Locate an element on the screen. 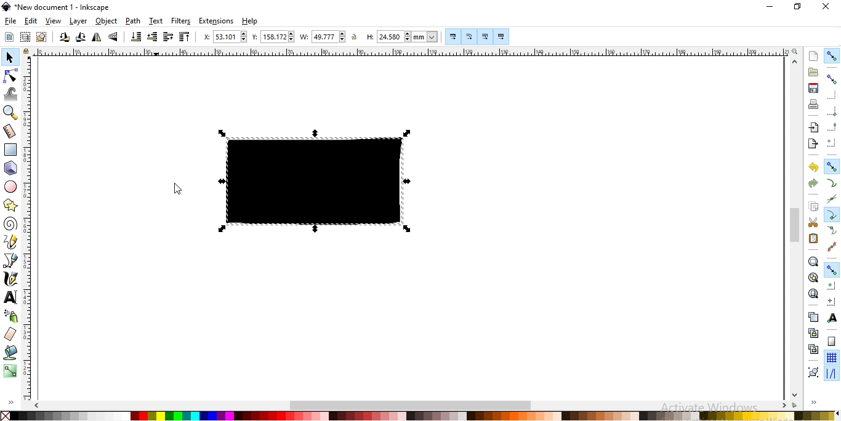  measurement tool is located at coordinates (9, 130).